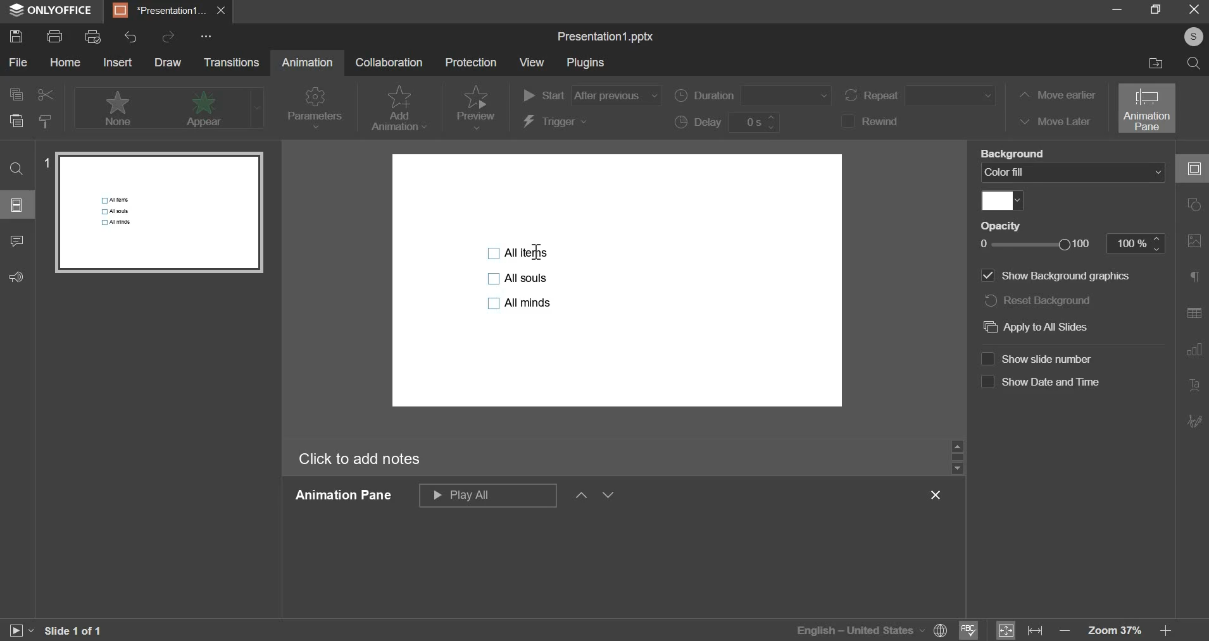 This screenshot has width=1209, height=641. I want to click on animation pane, so click(1148, 108).